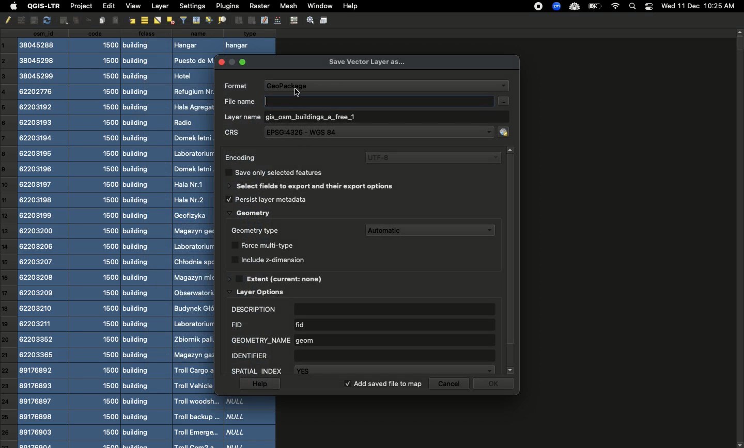 This screenshot has height=448, width=744. I want to click on Name, so click(194, 239).